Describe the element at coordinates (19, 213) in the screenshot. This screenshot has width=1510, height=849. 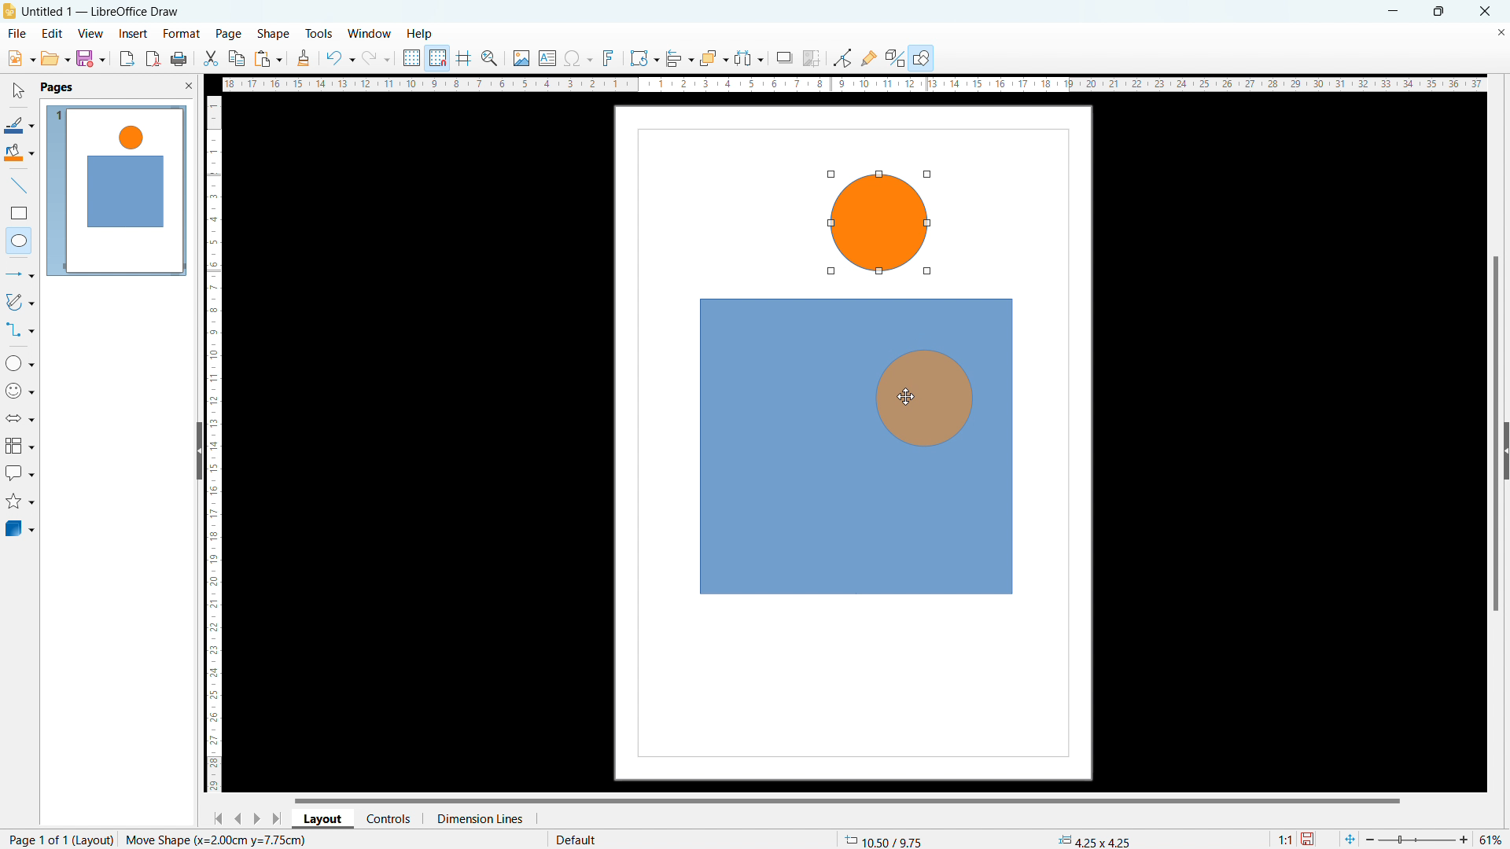
I see `rectangle` at that location.